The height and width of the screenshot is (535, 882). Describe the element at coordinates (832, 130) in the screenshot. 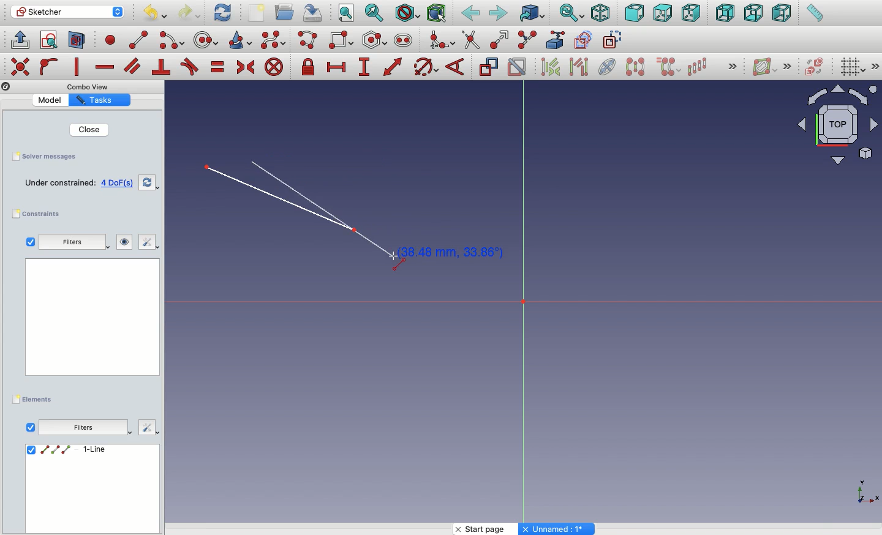

I see `` at that location.